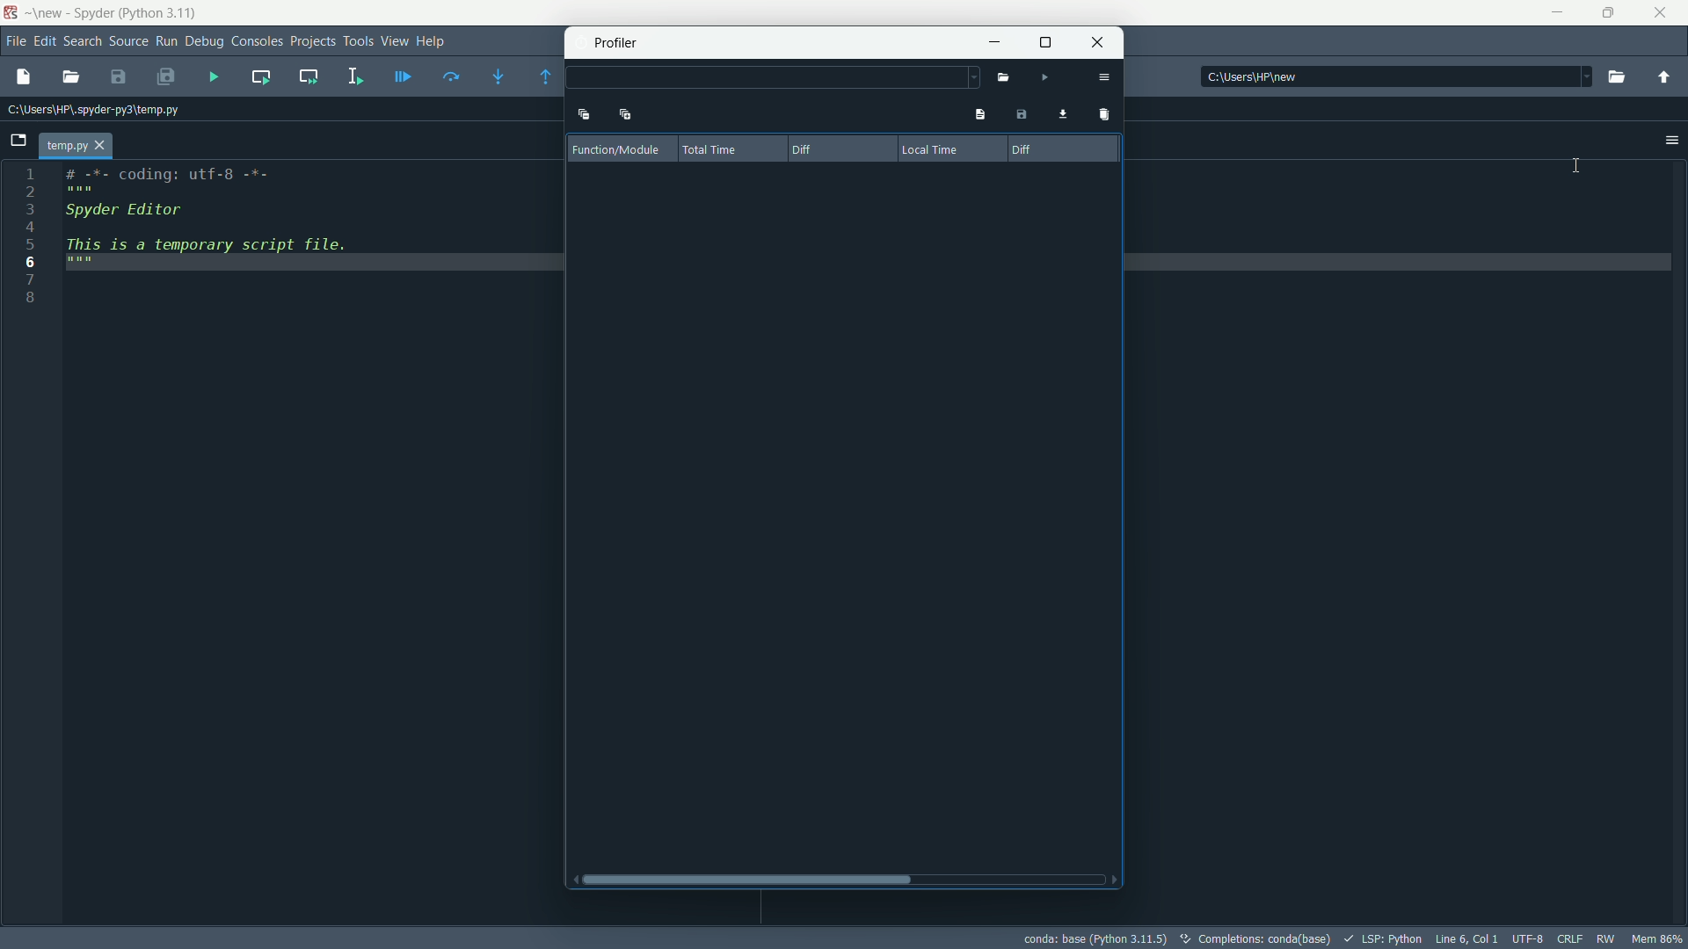  What do you see at coordinates (1022, 115) in the screenshot?
I see `save profiling data` at bounding box center [1022, 115].